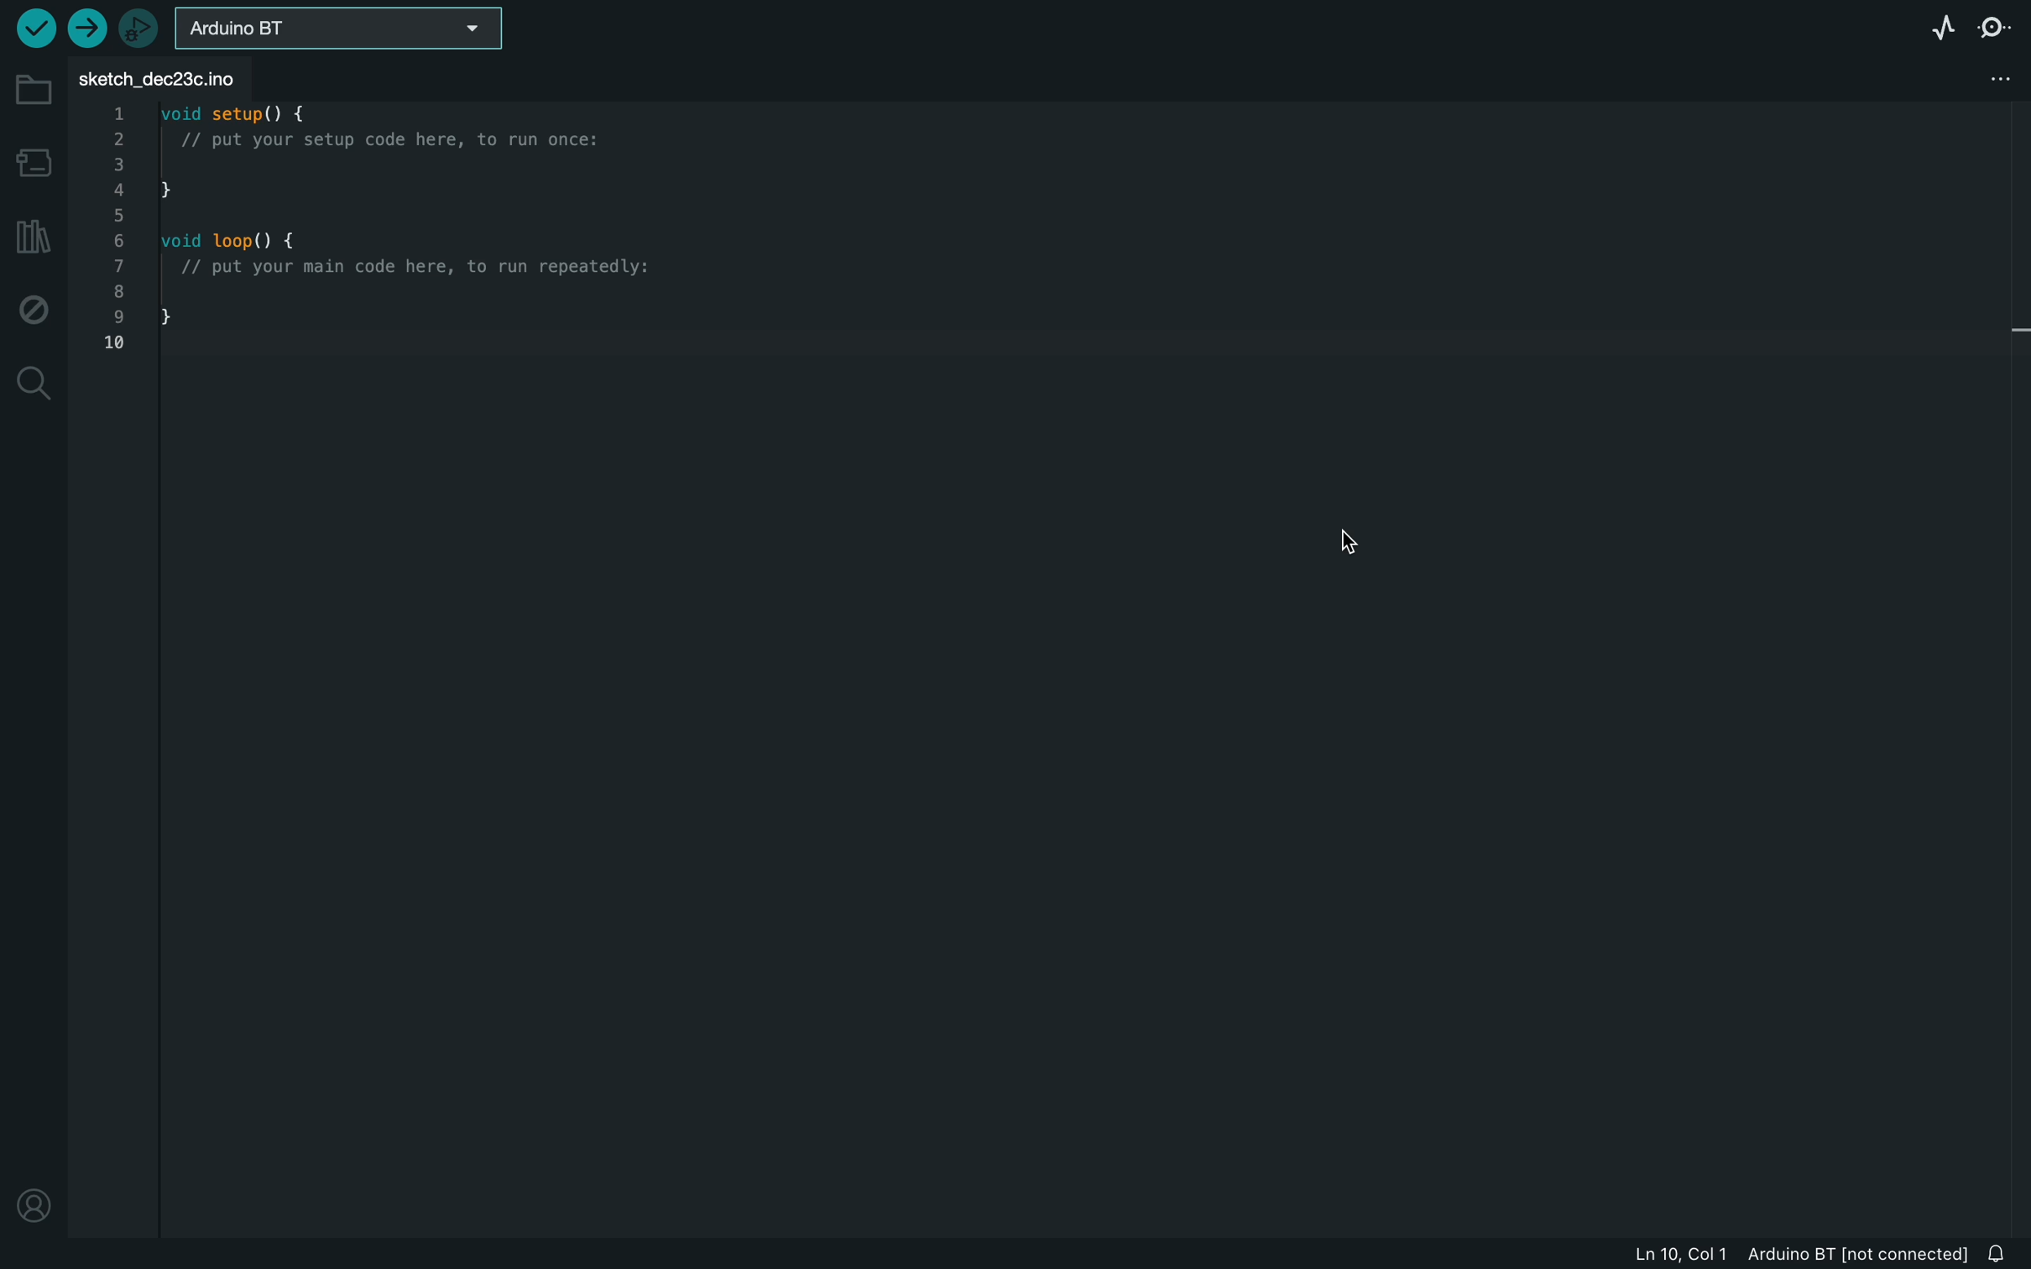  What do you see at coordinates (1350, 543) in the screenshot?
I see `cursor` at bounding box center [1350, 543].